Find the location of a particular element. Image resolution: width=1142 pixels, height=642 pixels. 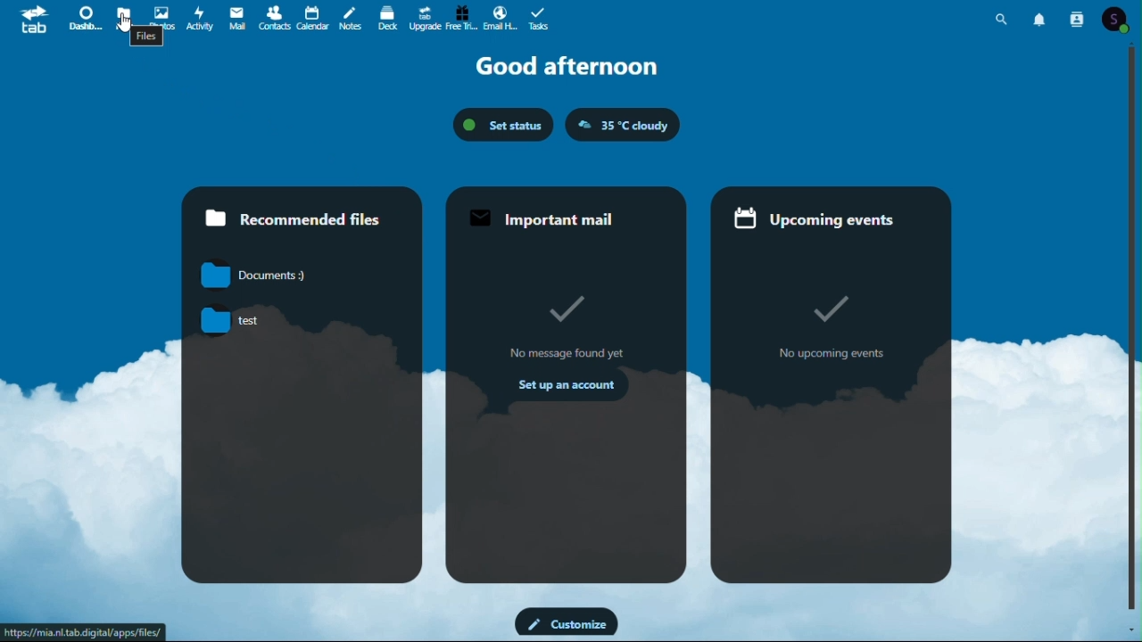

Activity is located at coordinates (201, 18).